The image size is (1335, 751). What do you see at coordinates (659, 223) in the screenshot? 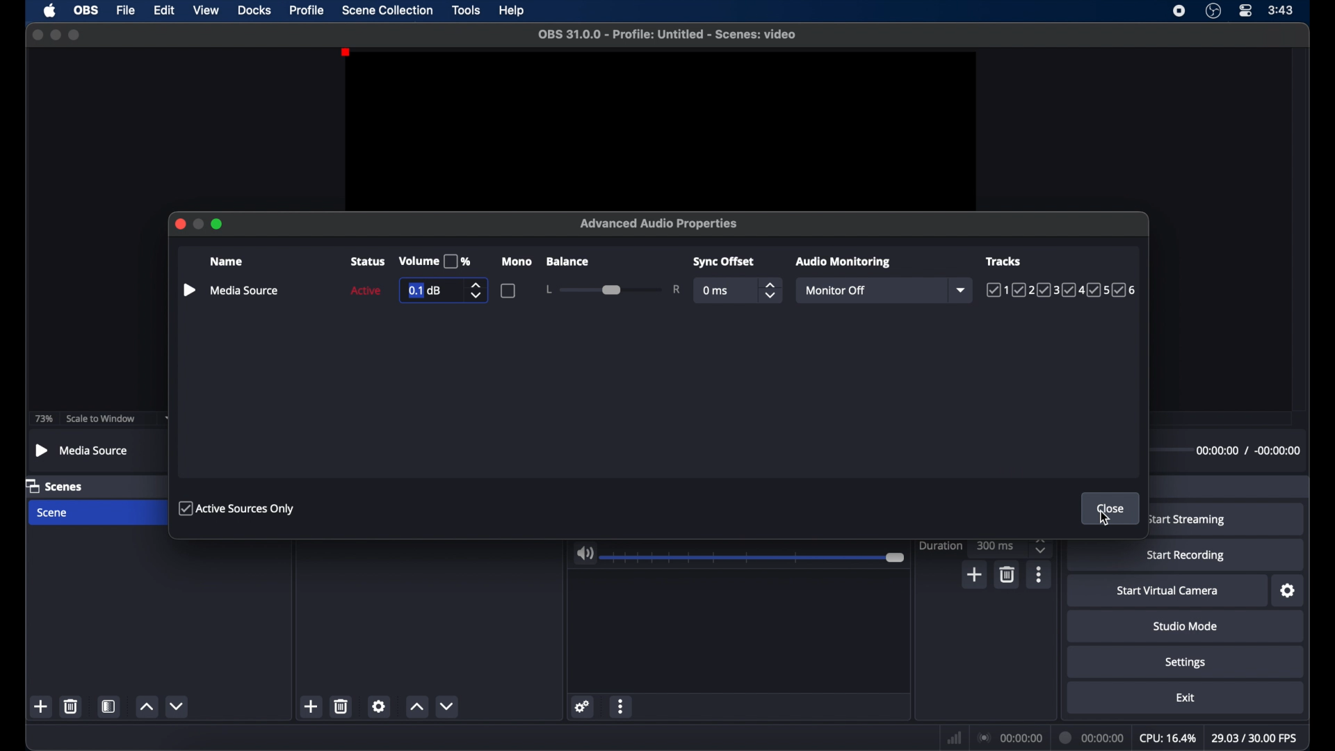
I see `advanced audio properties` at bounding box center [659, 223].